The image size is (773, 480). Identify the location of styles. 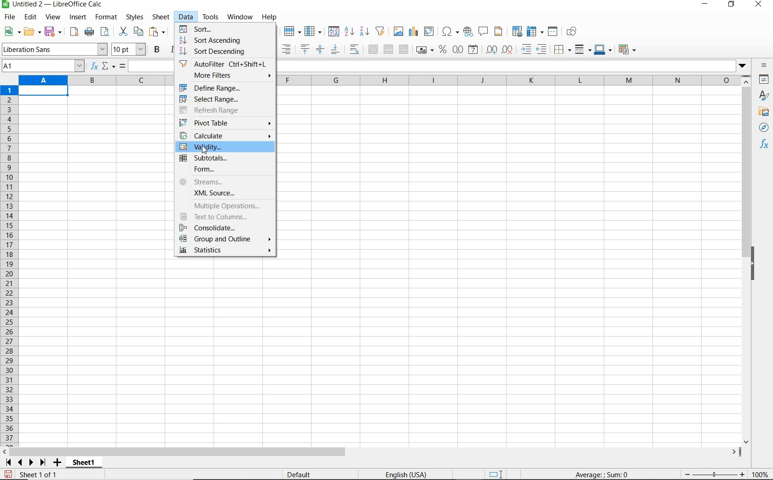
(134, 17).